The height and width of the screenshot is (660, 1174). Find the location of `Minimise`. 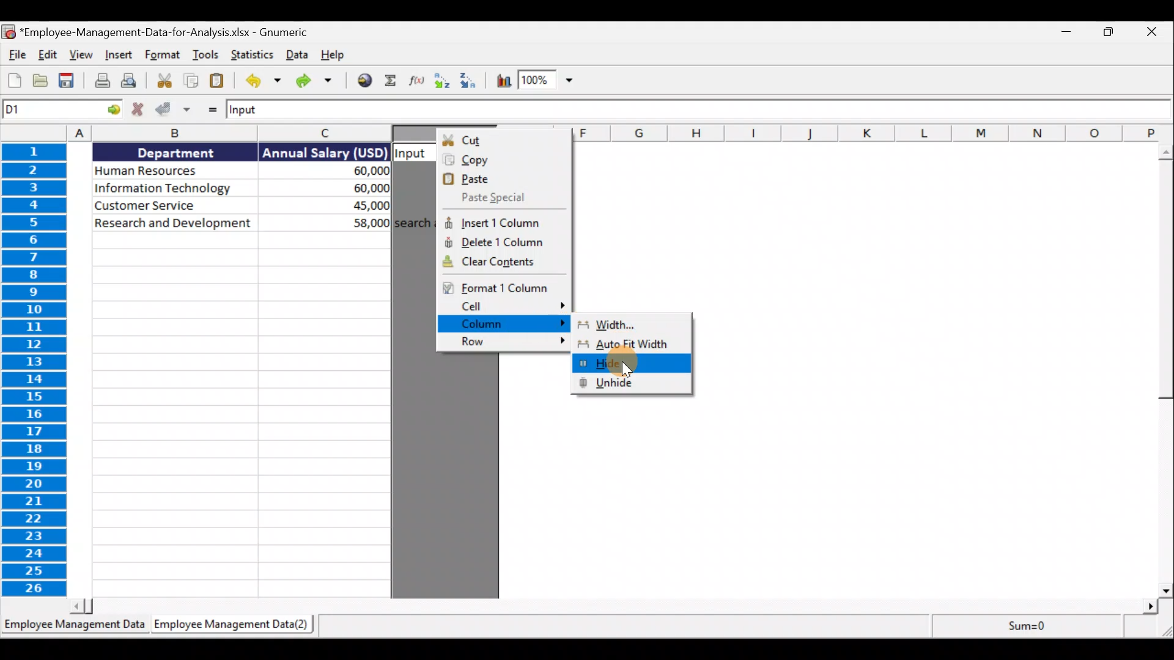

Minimise is located at coordinates (1065, 32).